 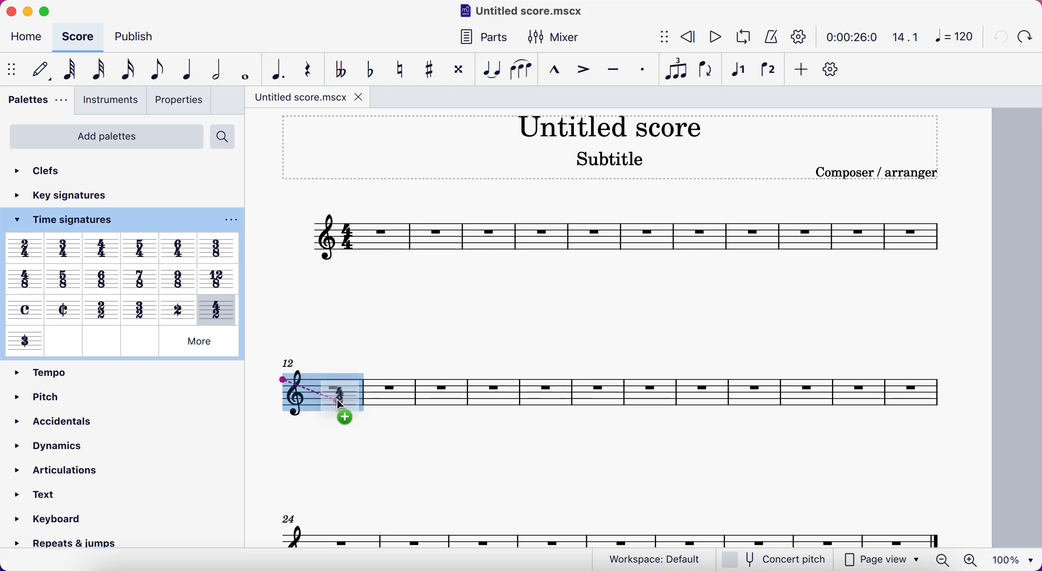 I want to click on score, so click(x=618, y=237).